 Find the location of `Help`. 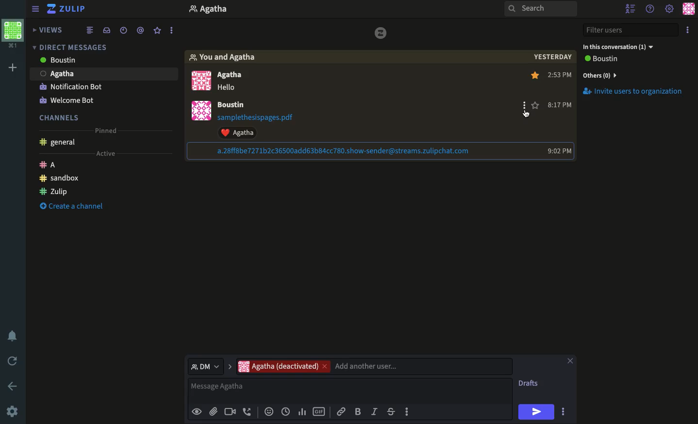

Help is located at coordinates (649, 9).